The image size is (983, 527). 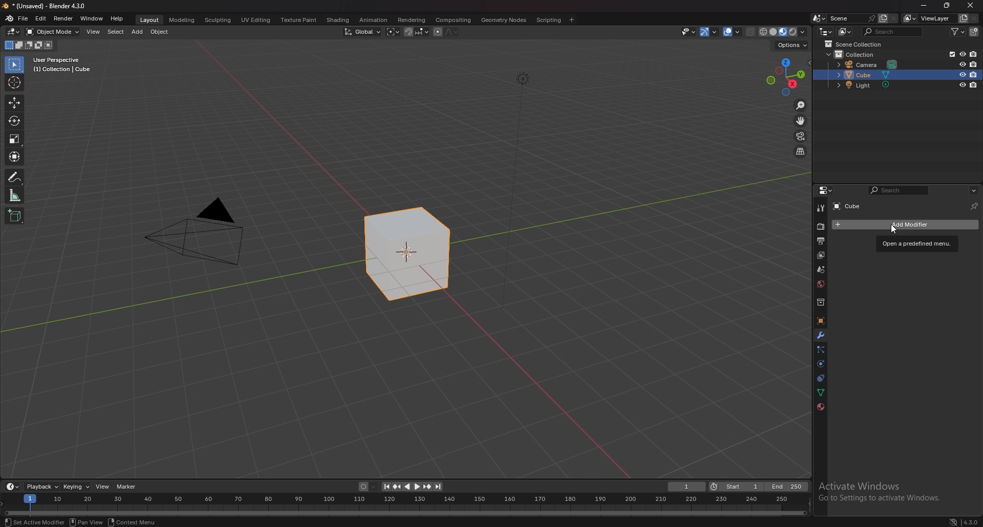 I want to click on transform orientation, so click(x=362, y=32).